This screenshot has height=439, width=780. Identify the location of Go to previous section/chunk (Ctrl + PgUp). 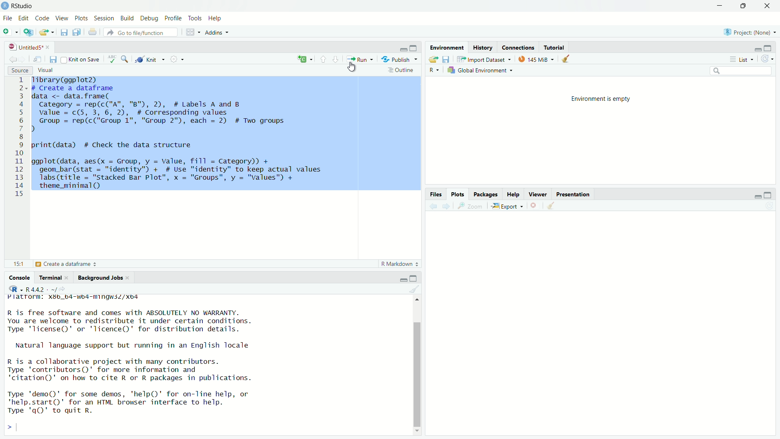
(321, 58).